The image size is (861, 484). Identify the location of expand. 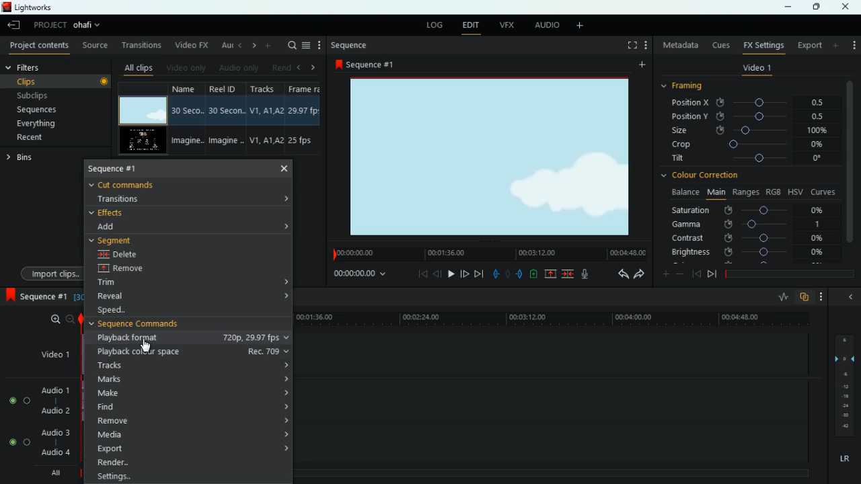
(285, 296).